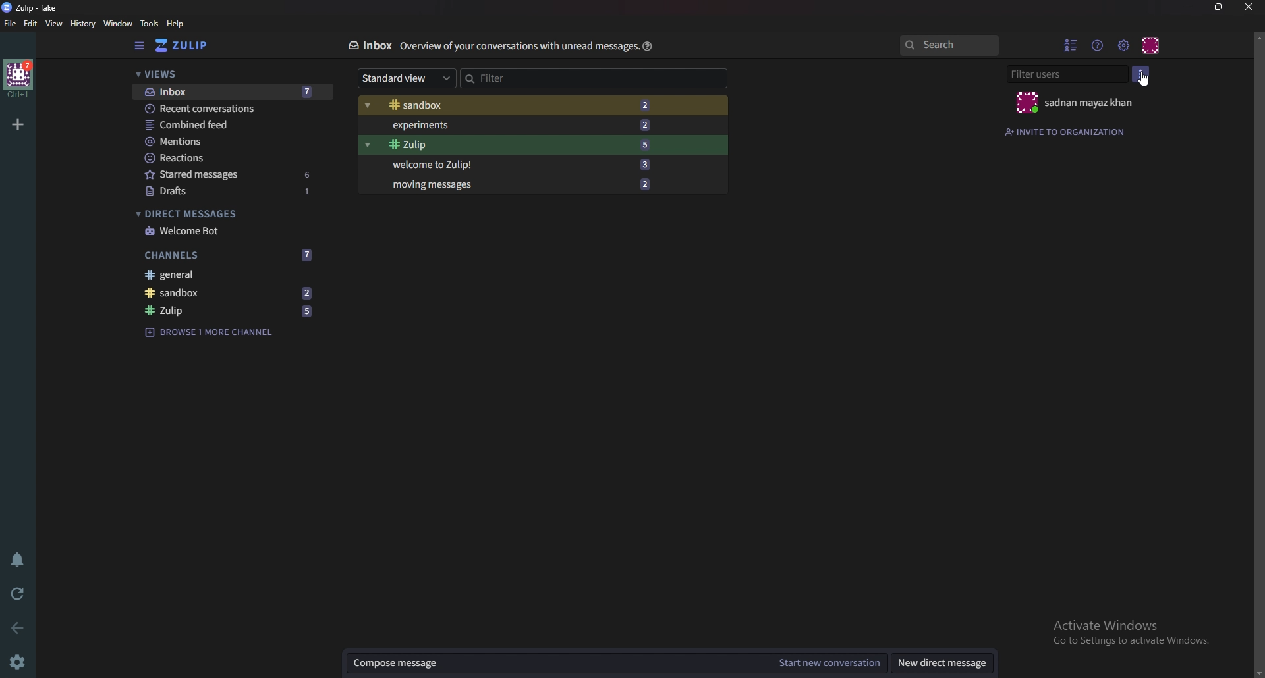  Describe the element at coordinates (1247, 7) in the screenshot. I see `close` at that location.